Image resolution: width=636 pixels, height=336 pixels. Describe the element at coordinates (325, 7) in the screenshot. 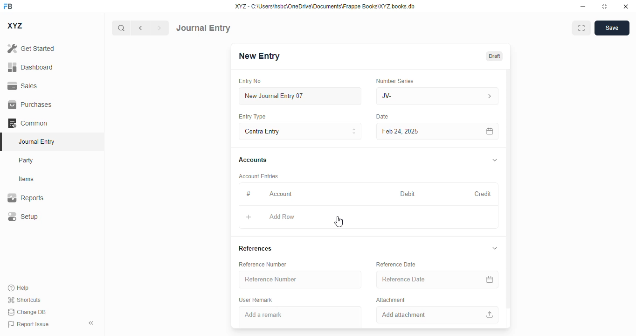

I see `XYZ - C:\Users\hsbc\OneDrive\Documents\Frappe Books\XYZ books. db` at that location.